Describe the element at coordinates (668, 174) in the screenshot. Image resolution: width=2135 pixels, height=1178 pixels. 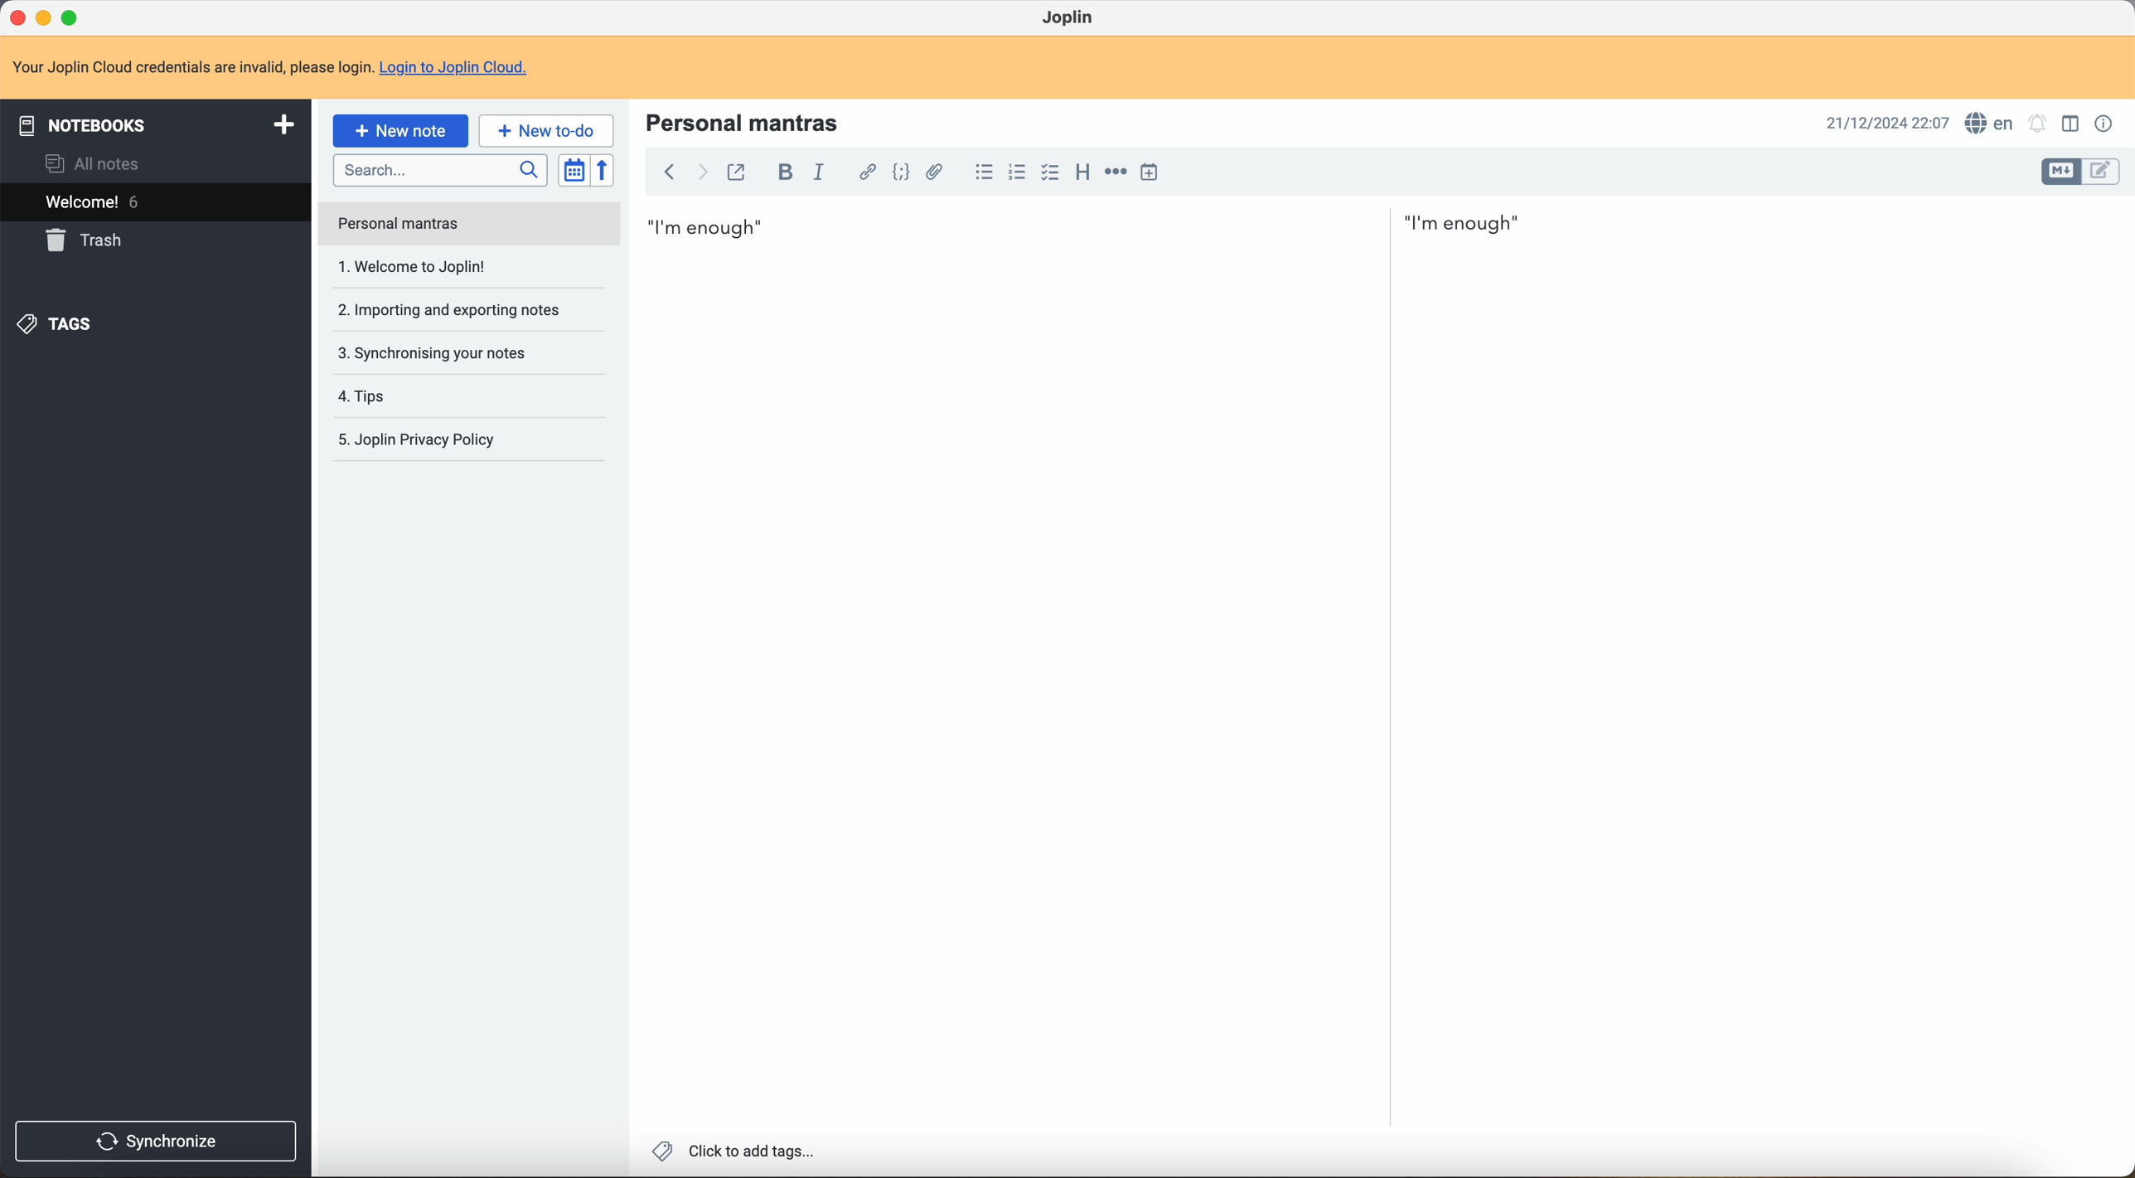
I see `back` at that location.